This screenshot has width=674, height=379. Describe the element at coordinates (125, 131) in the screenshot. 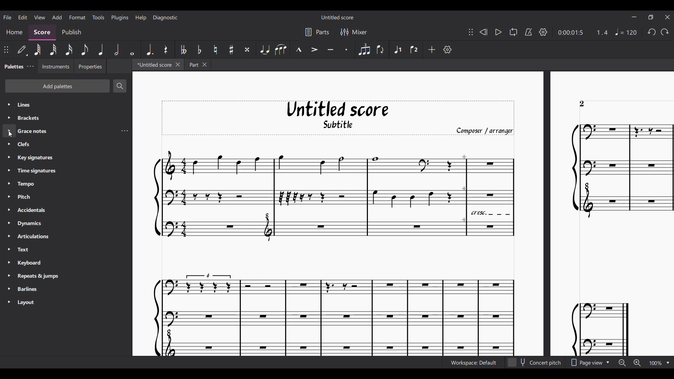

I see `Grace notes palette list` at that location.